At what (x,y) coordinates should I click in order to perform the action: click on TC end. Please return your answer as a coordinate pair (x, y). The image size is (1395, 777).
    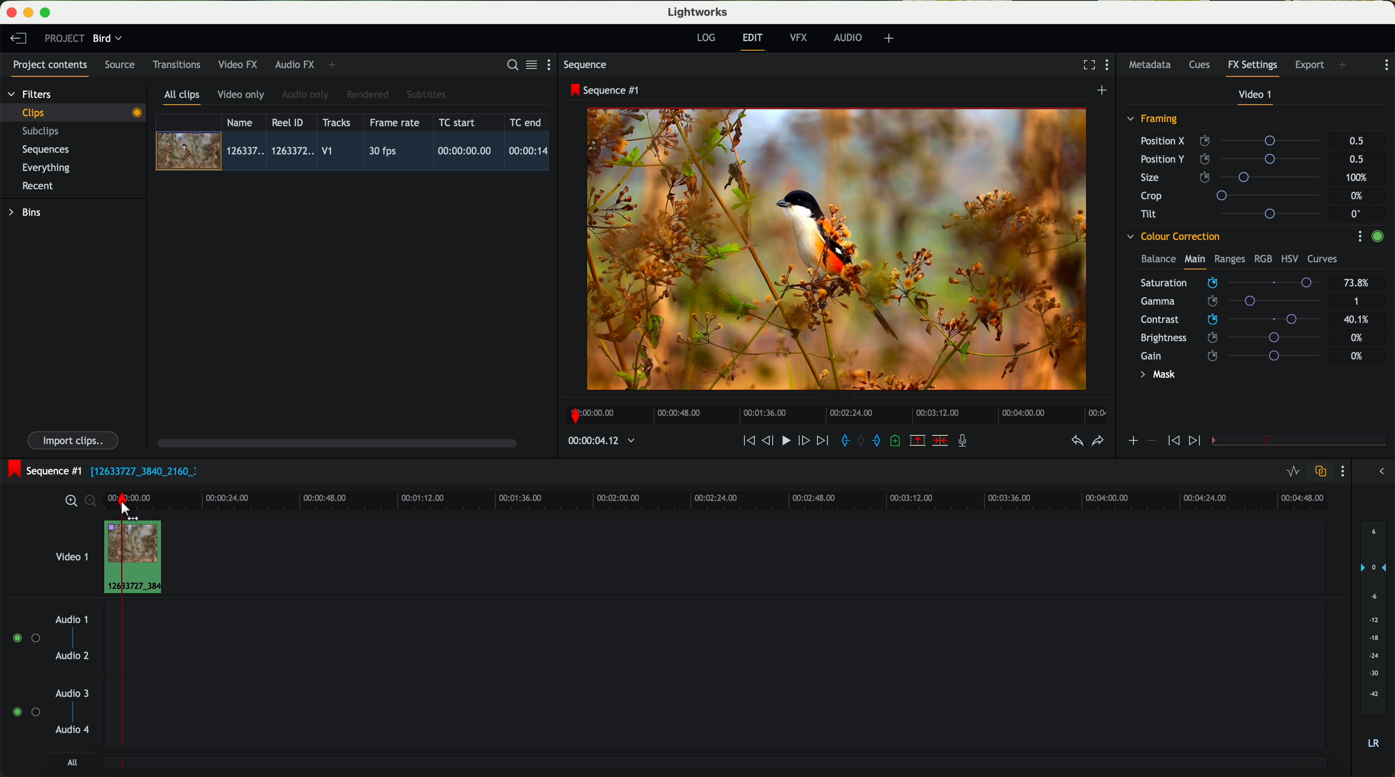
    Looking at the image, I should click on (526, 122).